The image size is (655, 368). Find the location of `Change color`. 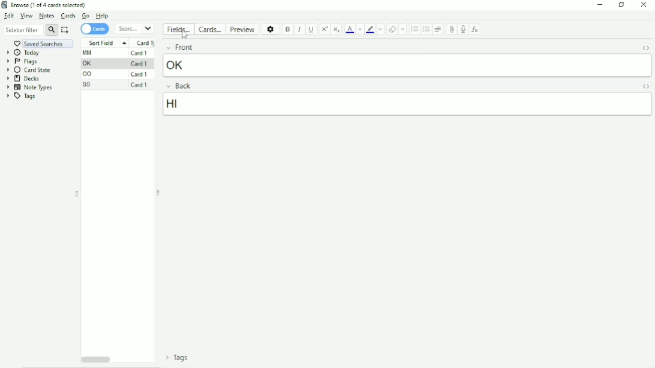

Change color is located at coordinates (360, 29).